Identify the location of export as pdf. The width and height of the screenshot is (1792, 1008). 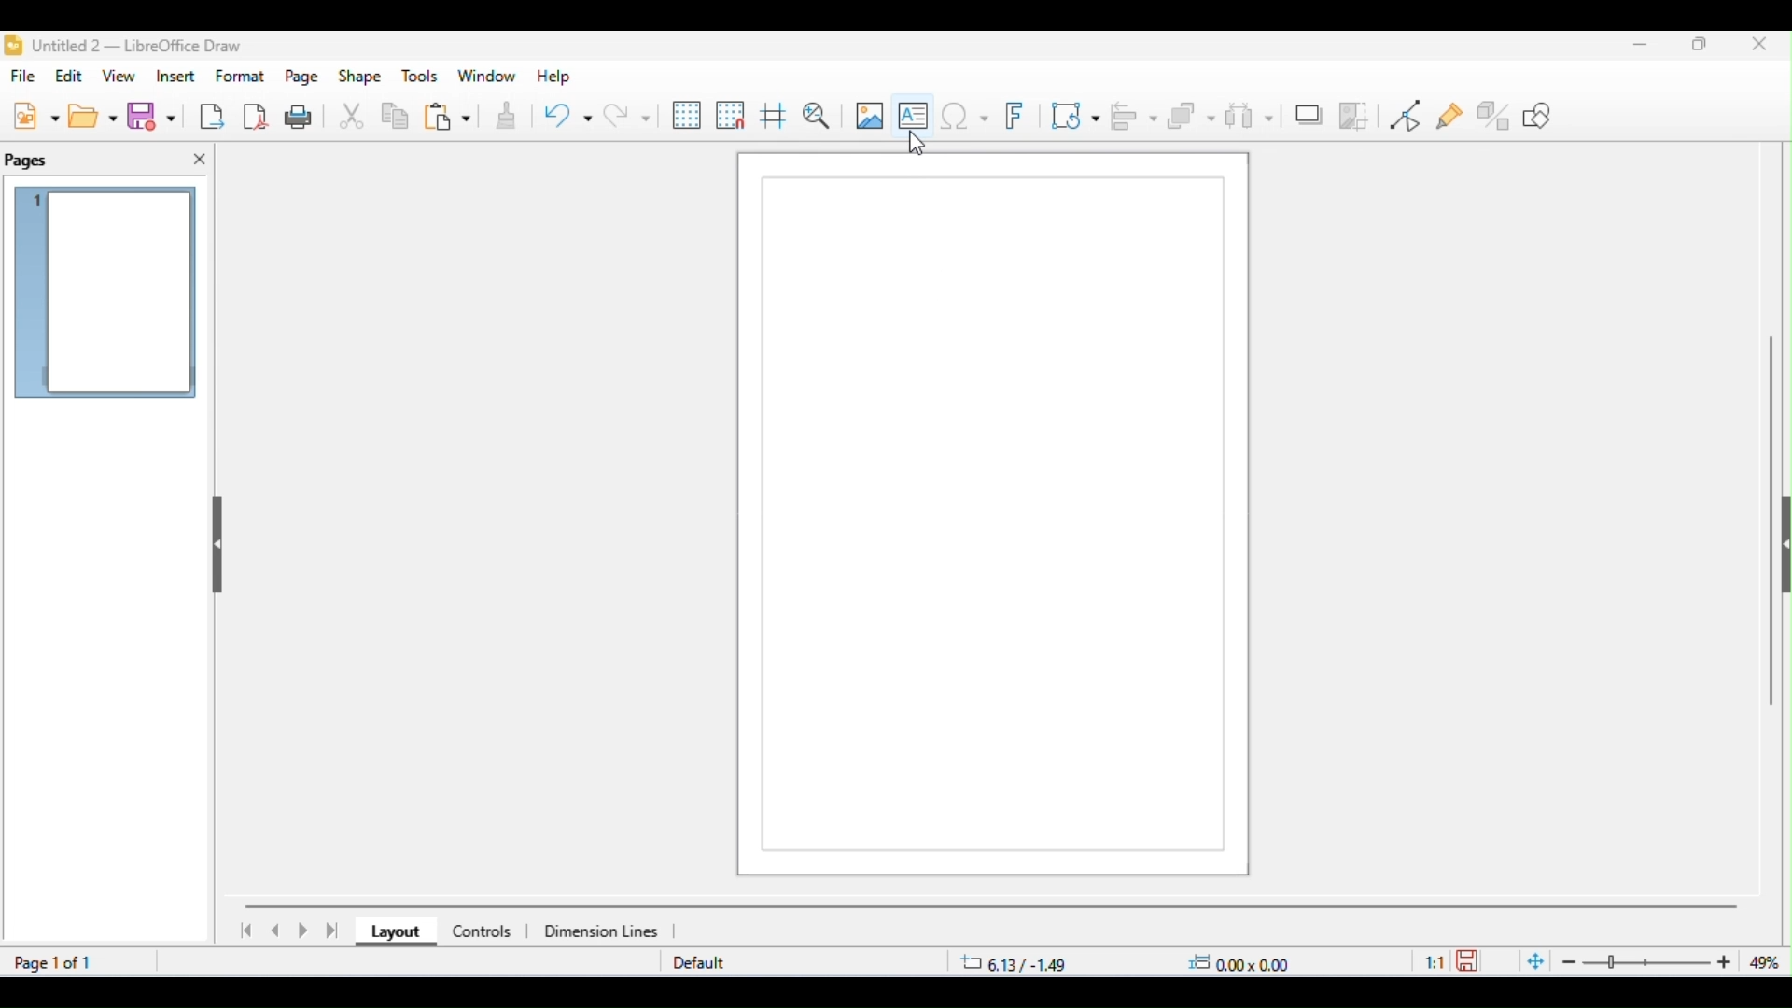
(257, 115).